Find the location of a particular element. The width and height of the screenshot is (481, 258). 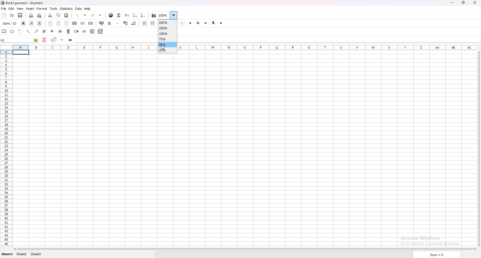

data is located at coordinates (78, 9).